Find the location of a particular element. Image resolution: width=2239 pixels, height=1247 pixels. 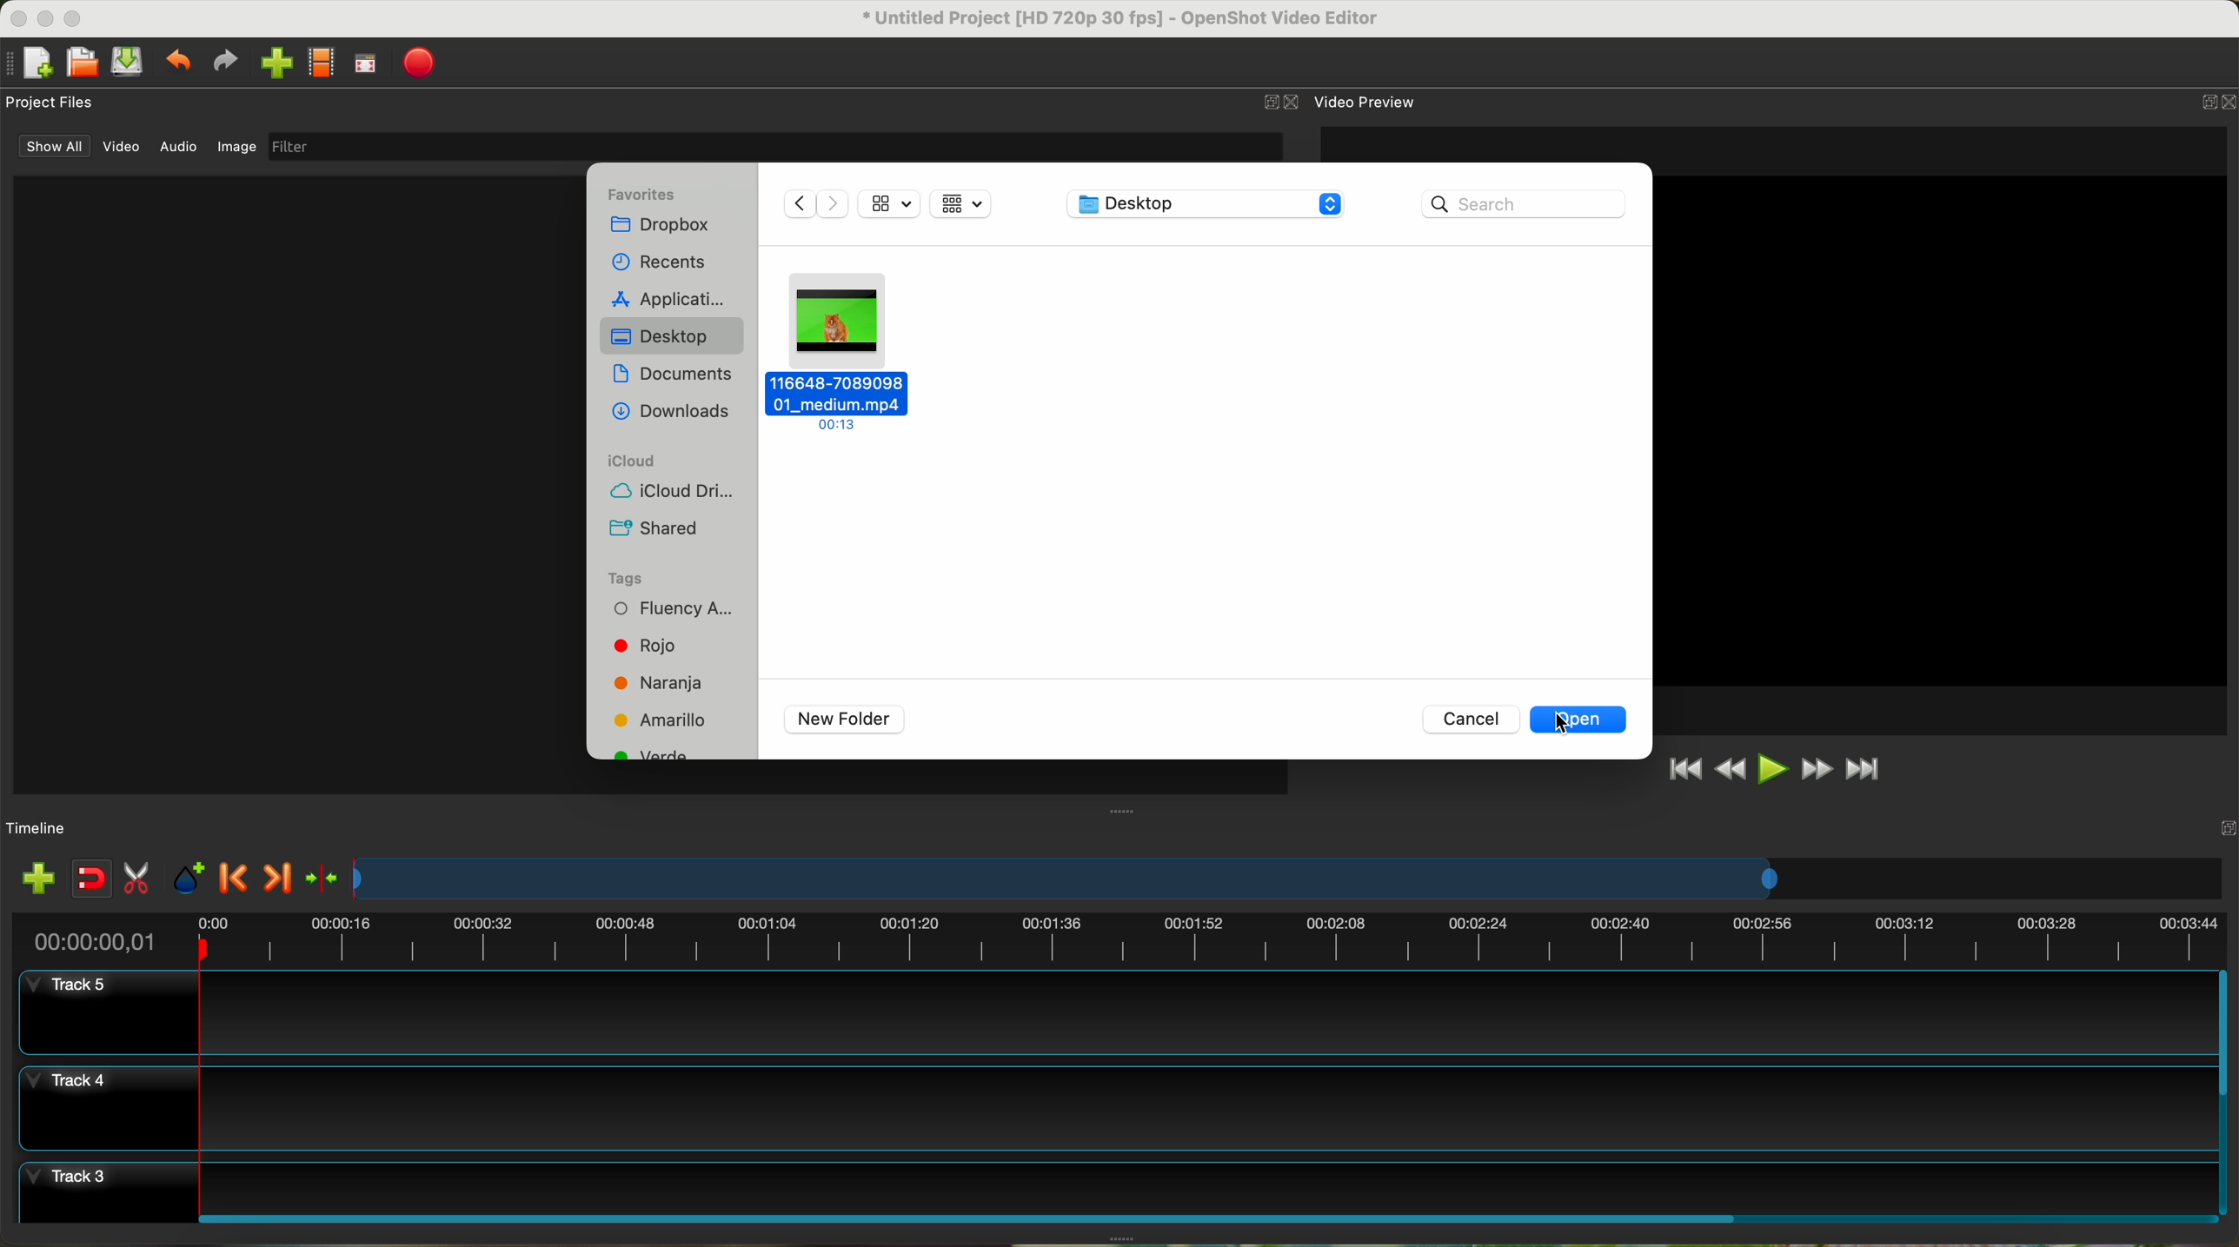

redo is located at coordinates (224, 61).